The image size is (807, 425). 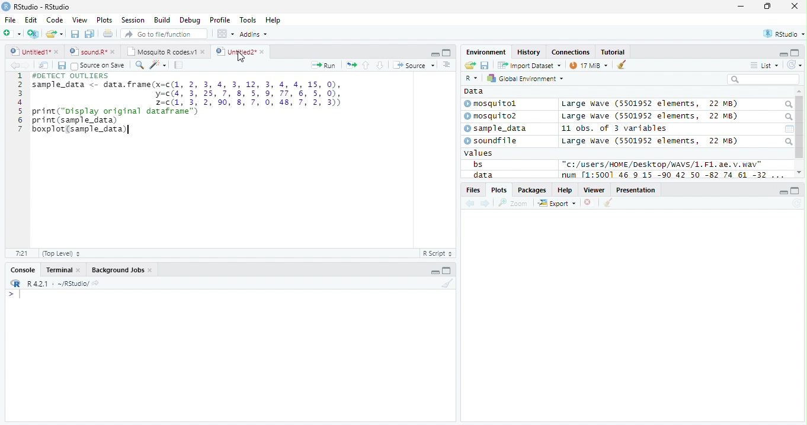 I want to click on Full screen, so click(x=446, y=53).